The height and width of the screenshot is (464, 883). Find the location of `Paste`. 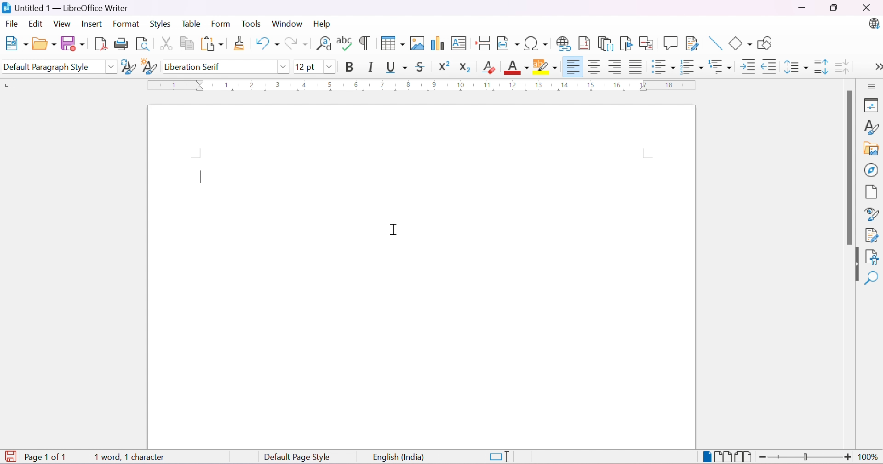

Paste is located at coordinates (211, 44).